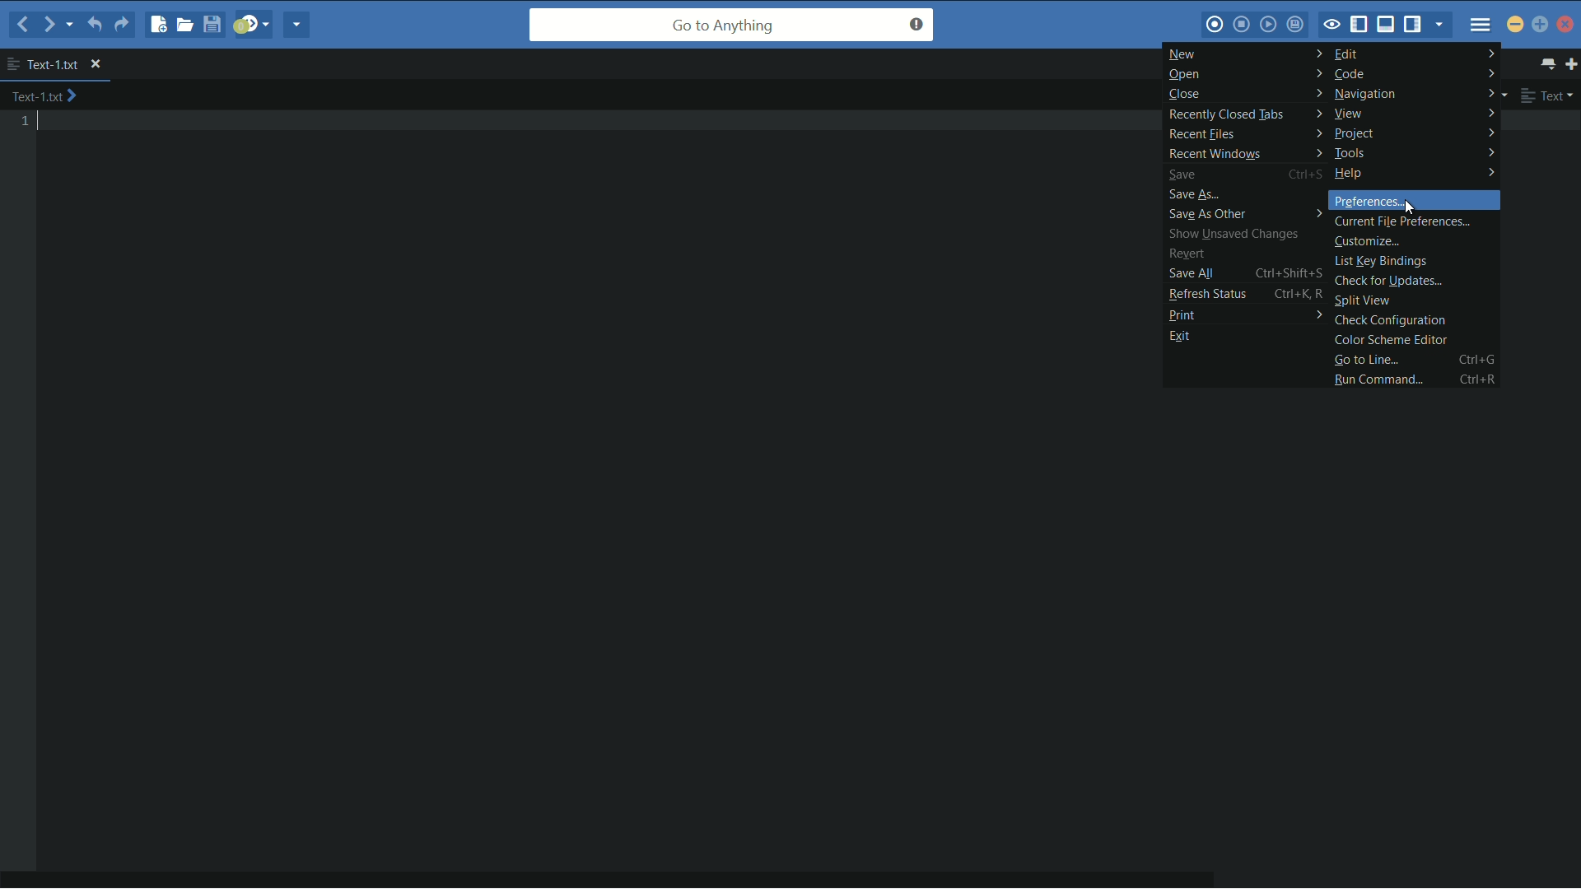  Describe the element at coordinates (1378, 379) in the screenshot. I see `run command` at that location.